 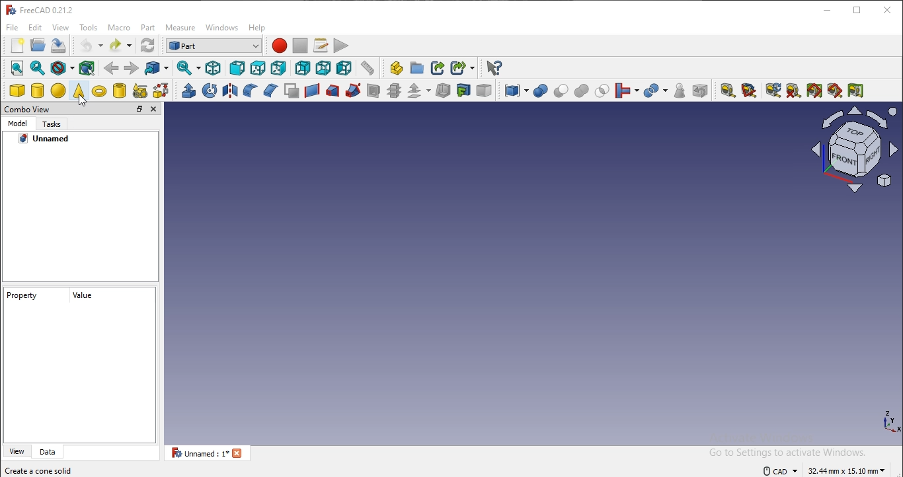 I want to click on close, so click(x=888, y=9).